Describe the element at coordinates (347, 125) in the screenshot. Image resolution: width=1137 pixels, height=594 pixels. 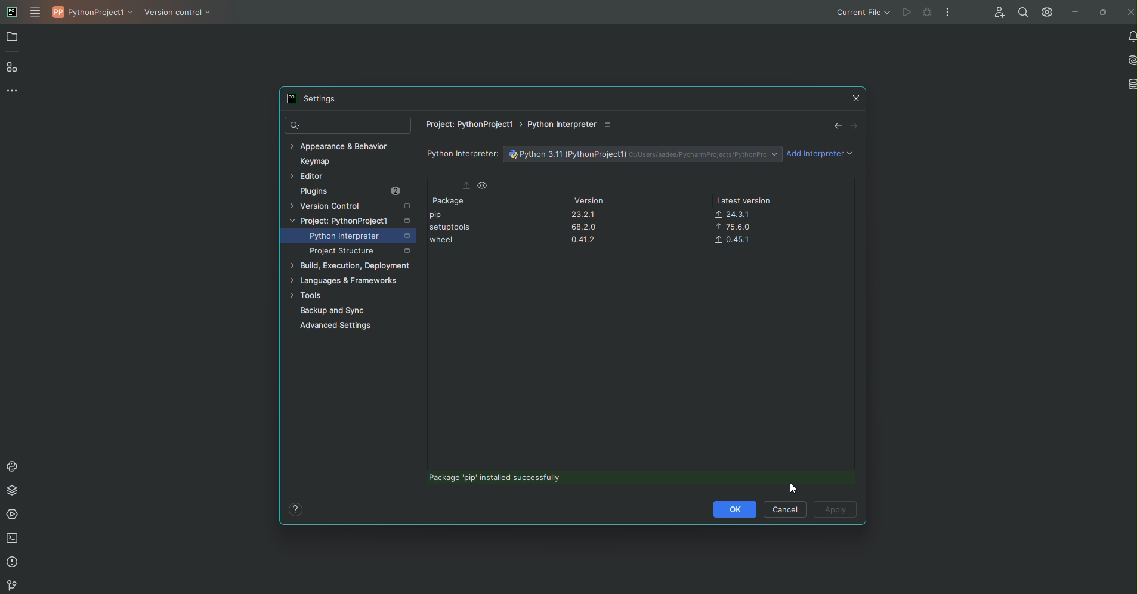
I see `Find` at that location.